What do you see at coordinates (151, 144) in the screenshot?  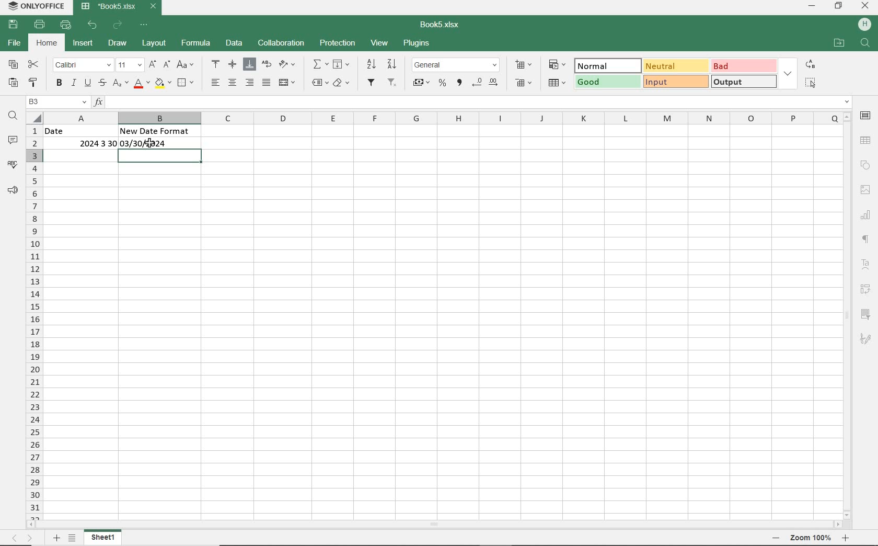 I see `cursor` at bounding box center [151, 144].